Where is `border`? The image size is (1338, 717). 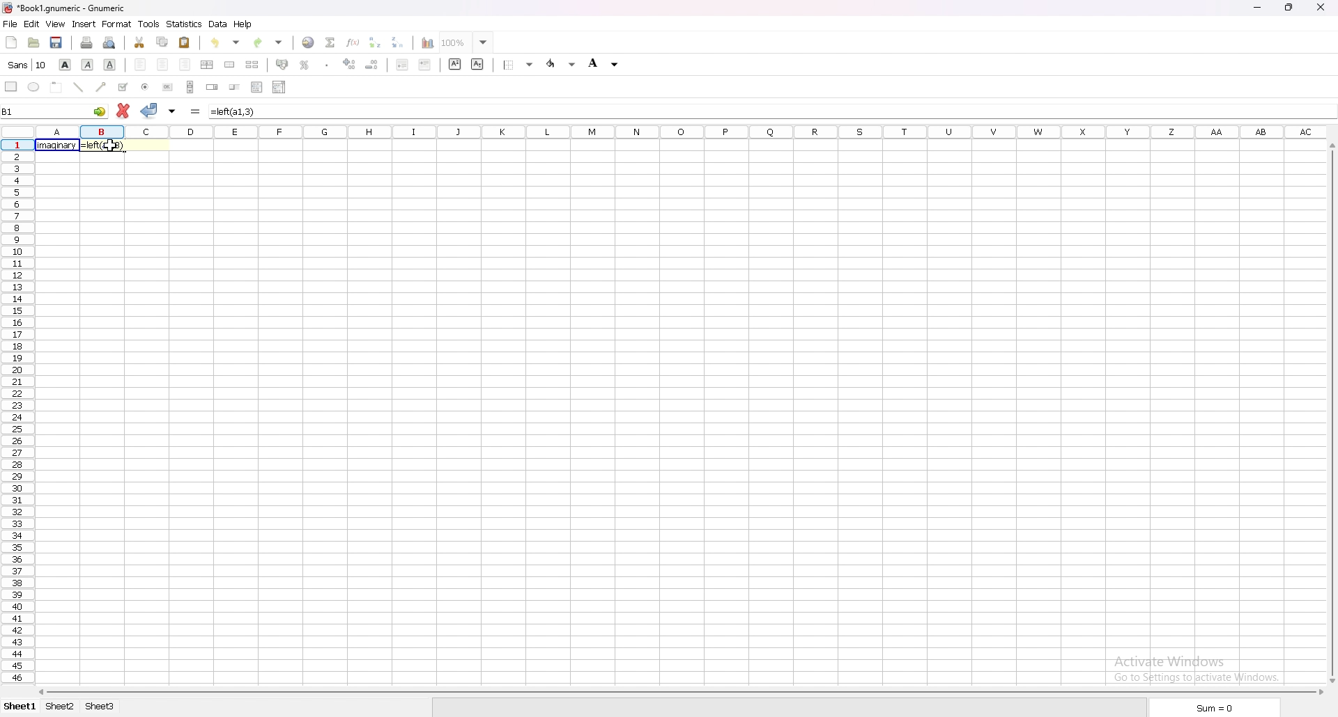
border is located at coordinates (517, 65).